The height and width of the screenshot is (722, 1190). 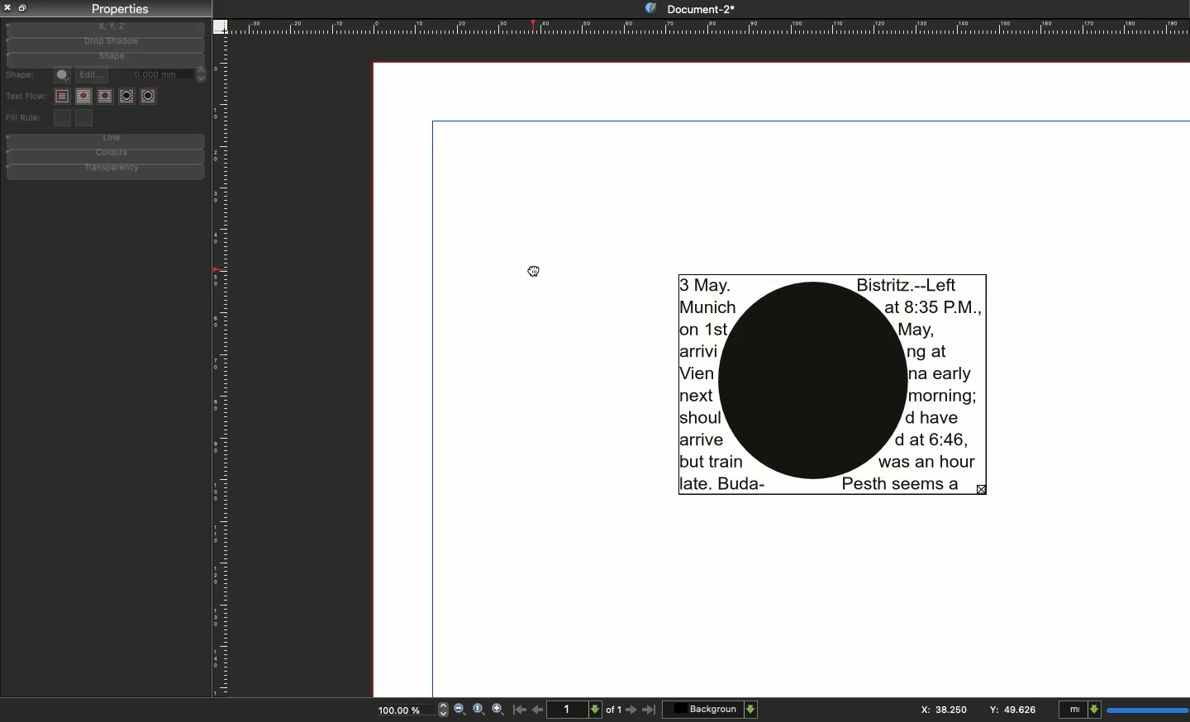 What do you see at coordinates (105, 41) in the screenshot?
I see `Drop shadow` at bounding box center [105, 41].